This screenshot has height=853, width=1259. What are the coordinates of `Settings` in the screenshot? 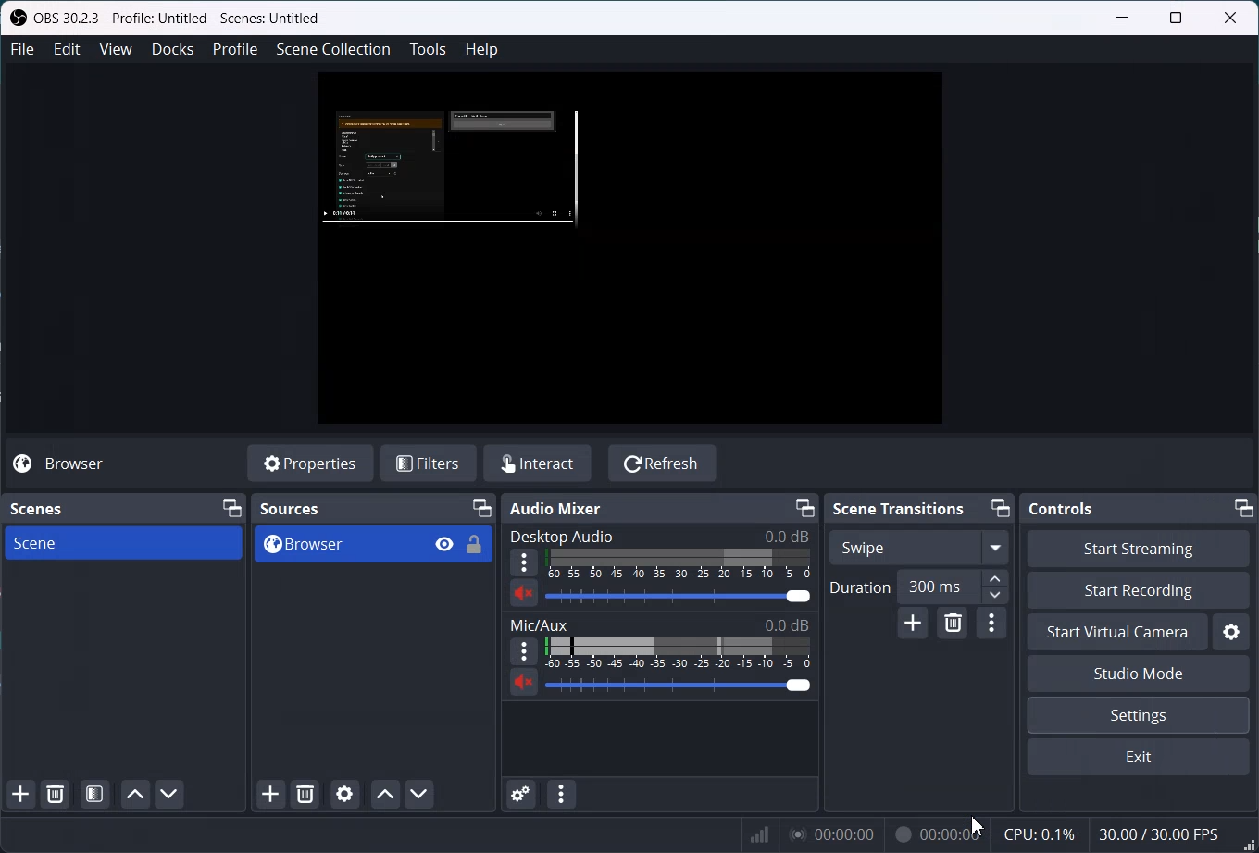 It's located at (1232, 632).